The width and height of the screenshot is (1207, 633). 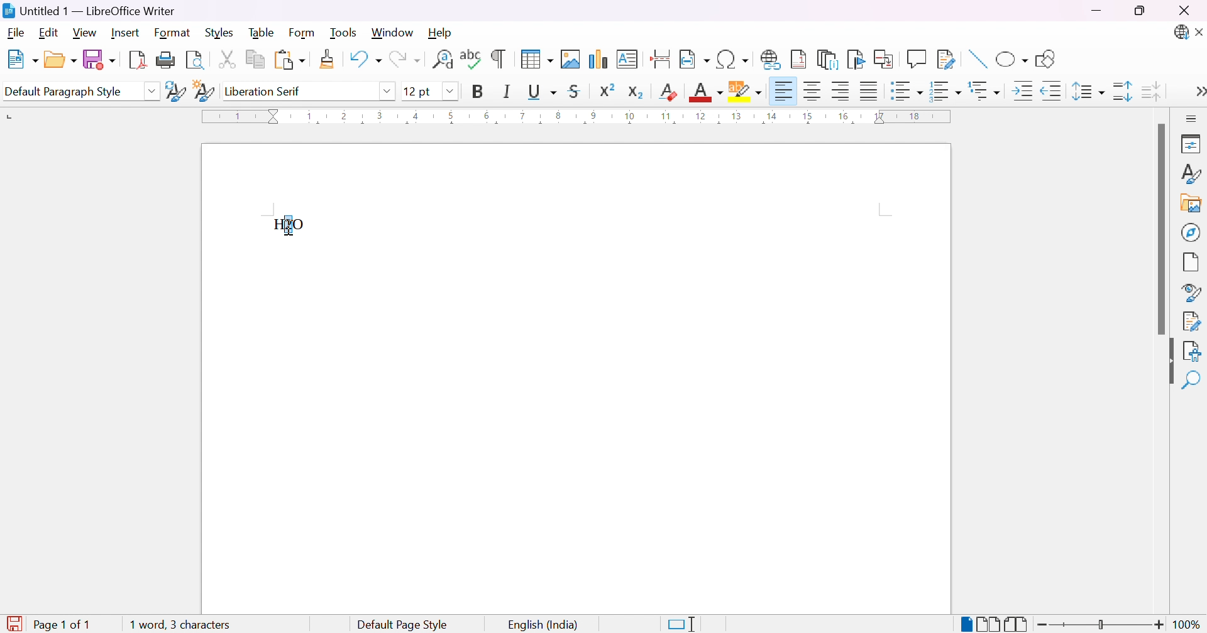 I want to click on English (India), so click(x=544, y=625).